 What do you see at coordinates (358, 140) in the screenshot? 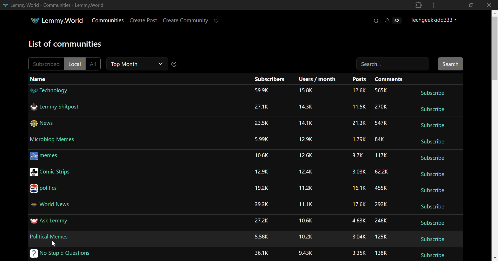
I see `Amount` at bounding box center [358, 140].